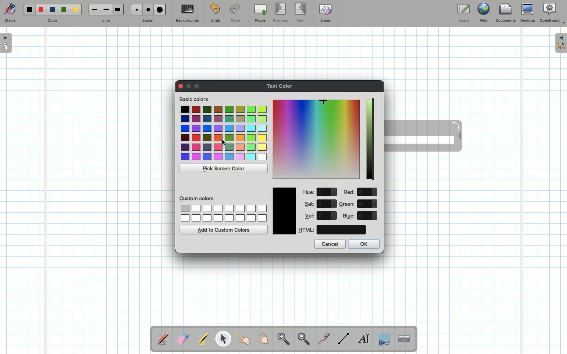 This screenshot has width=567, height=354. What do you see at coordinates (281, 85) in the screenshot?
I see `Text color` at bounding box center [281, 85].